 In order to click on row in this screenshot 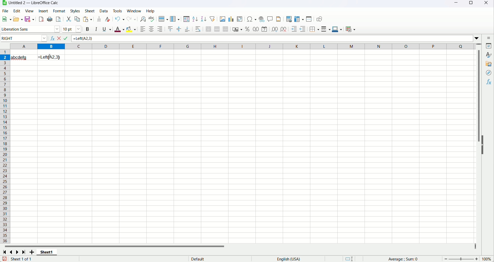, I will do `click(163, 19)`.